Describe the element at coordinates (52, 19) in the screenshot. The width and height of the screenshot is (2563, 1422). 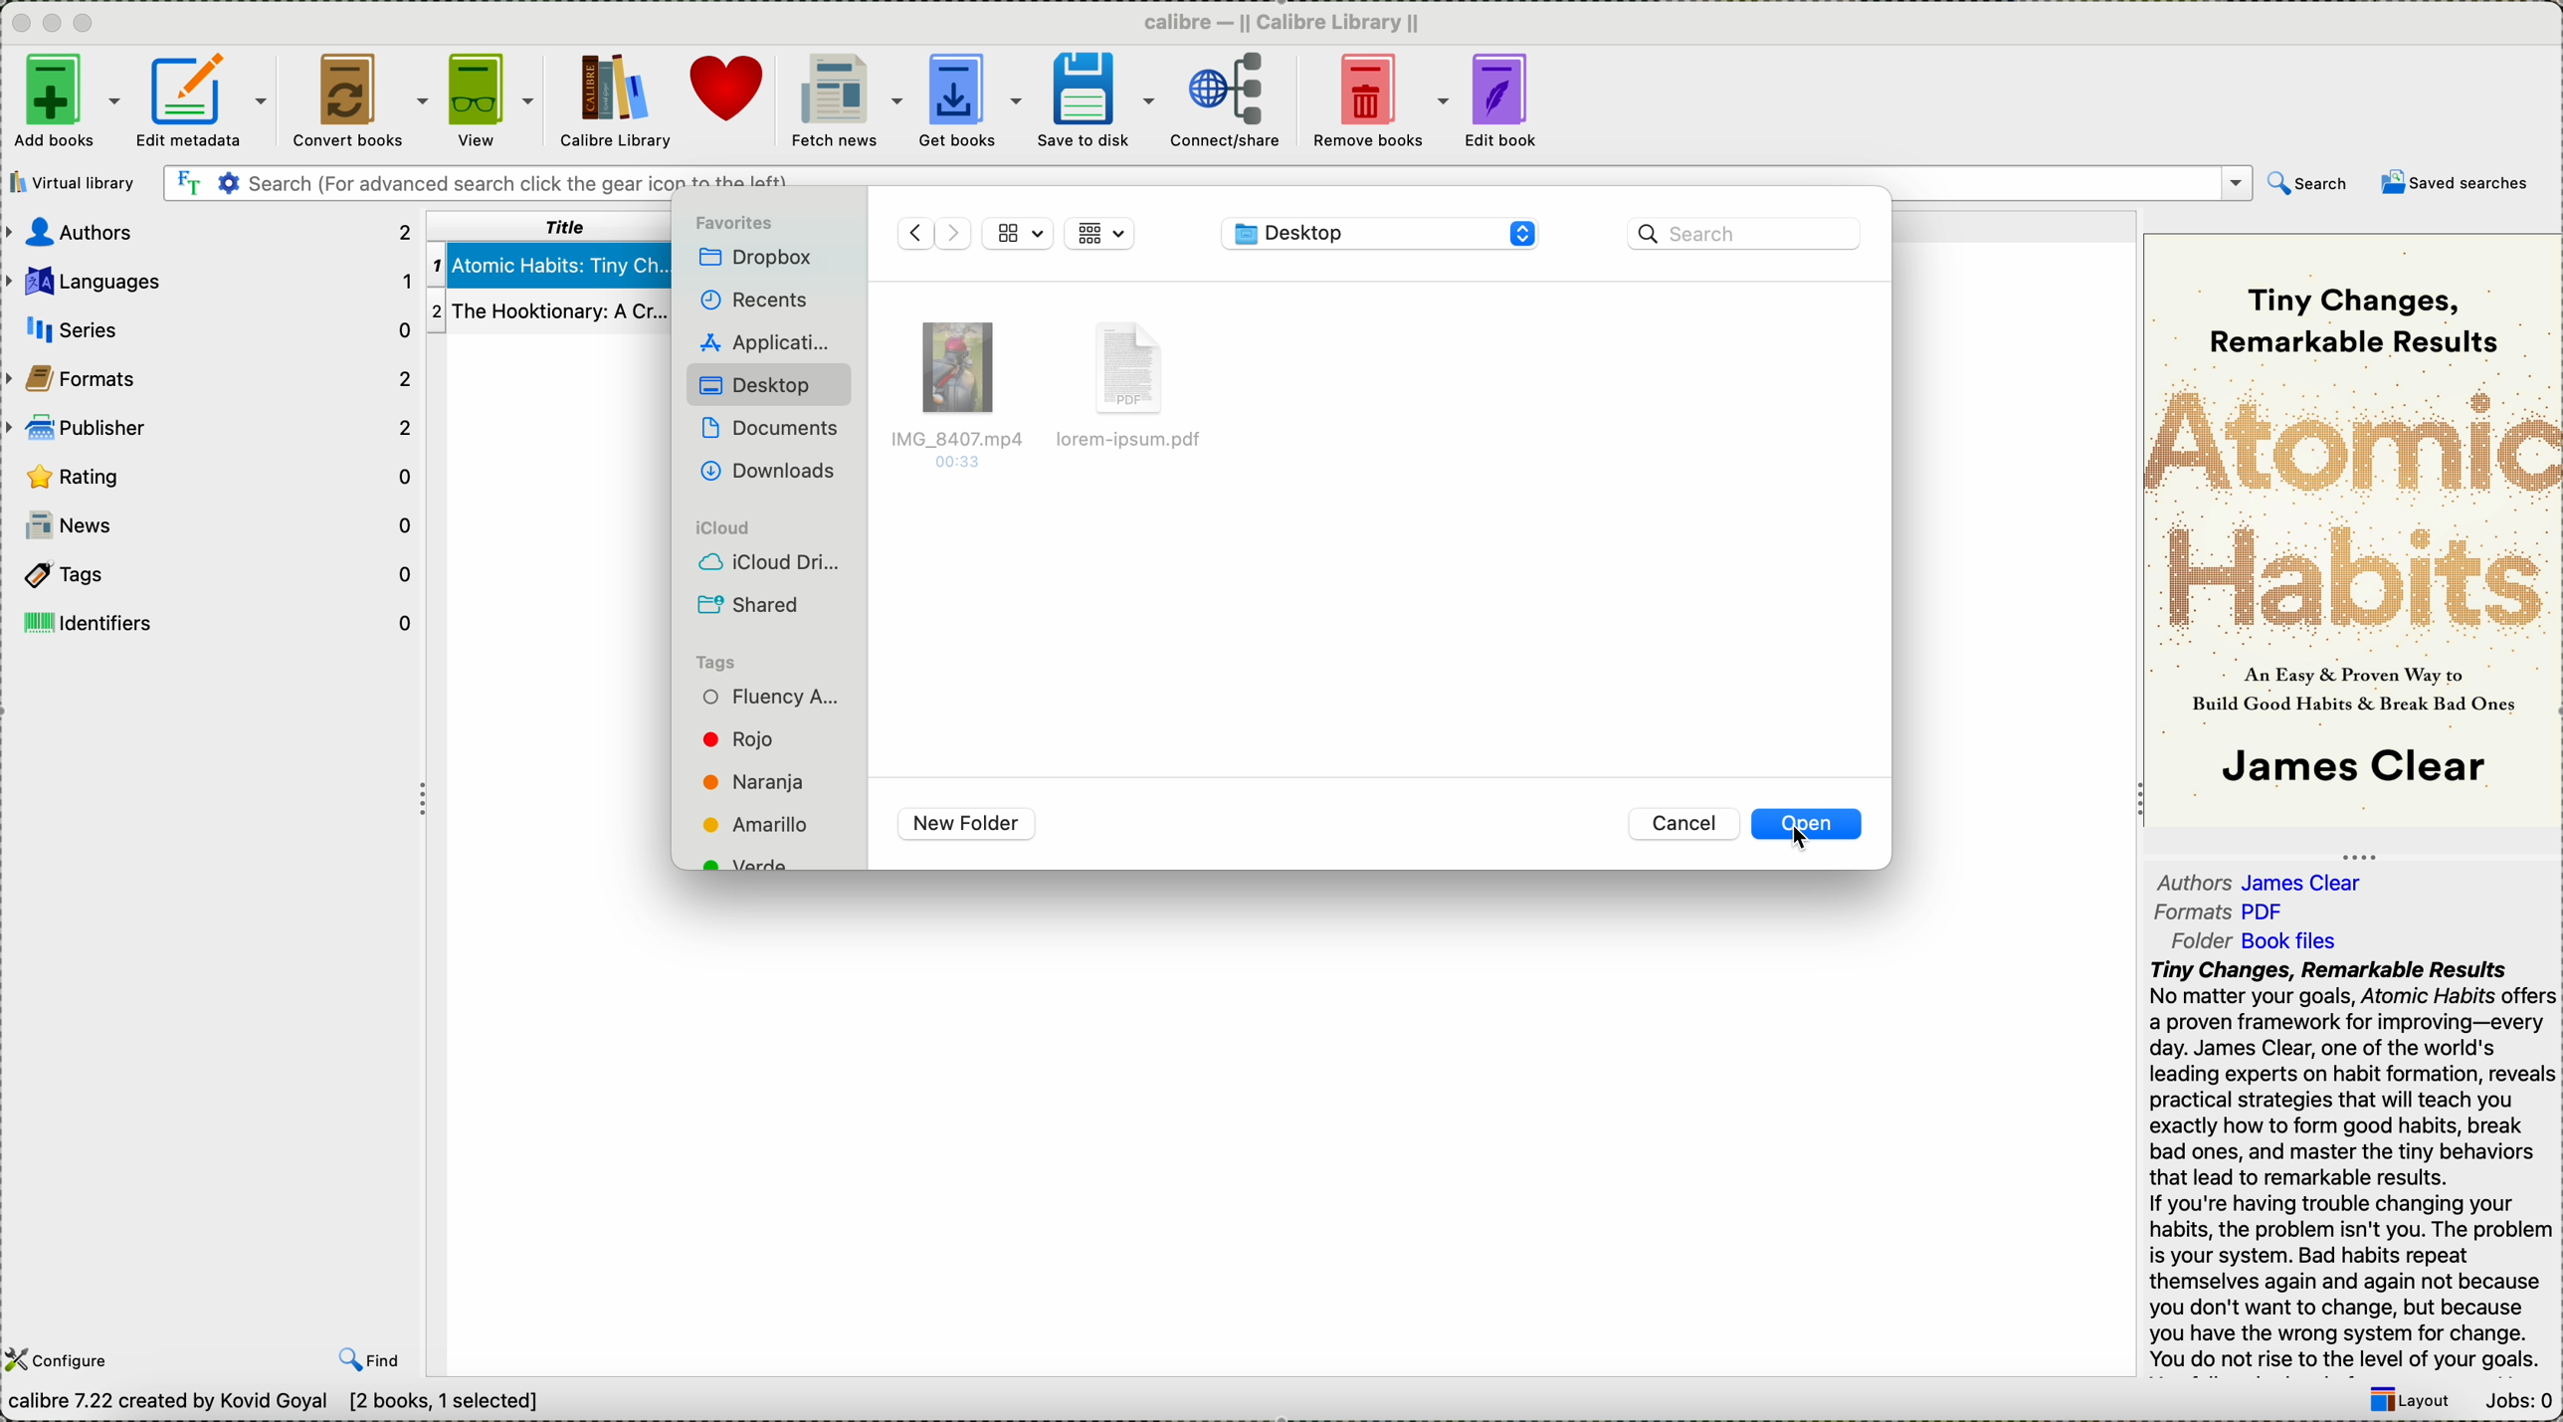
I see `minimize` at that location.